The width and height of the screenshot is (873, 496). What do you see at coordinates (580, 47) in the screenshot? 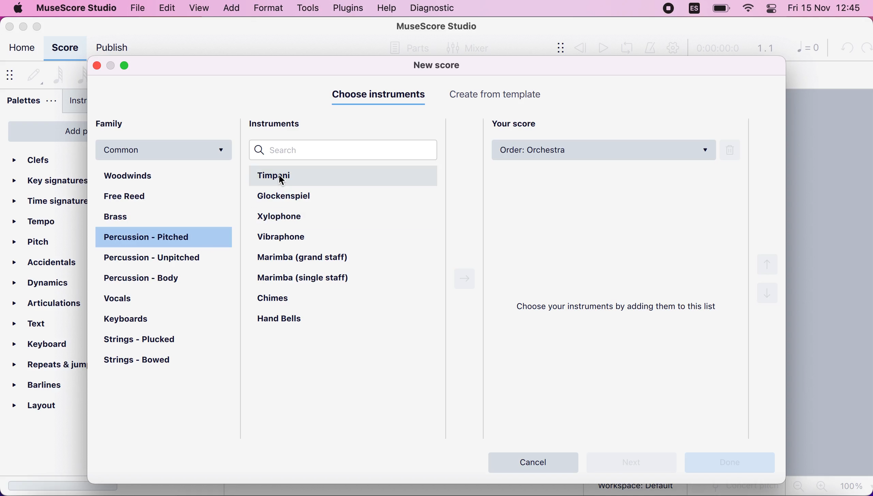
I see `review` at bounding box center [580, 47].